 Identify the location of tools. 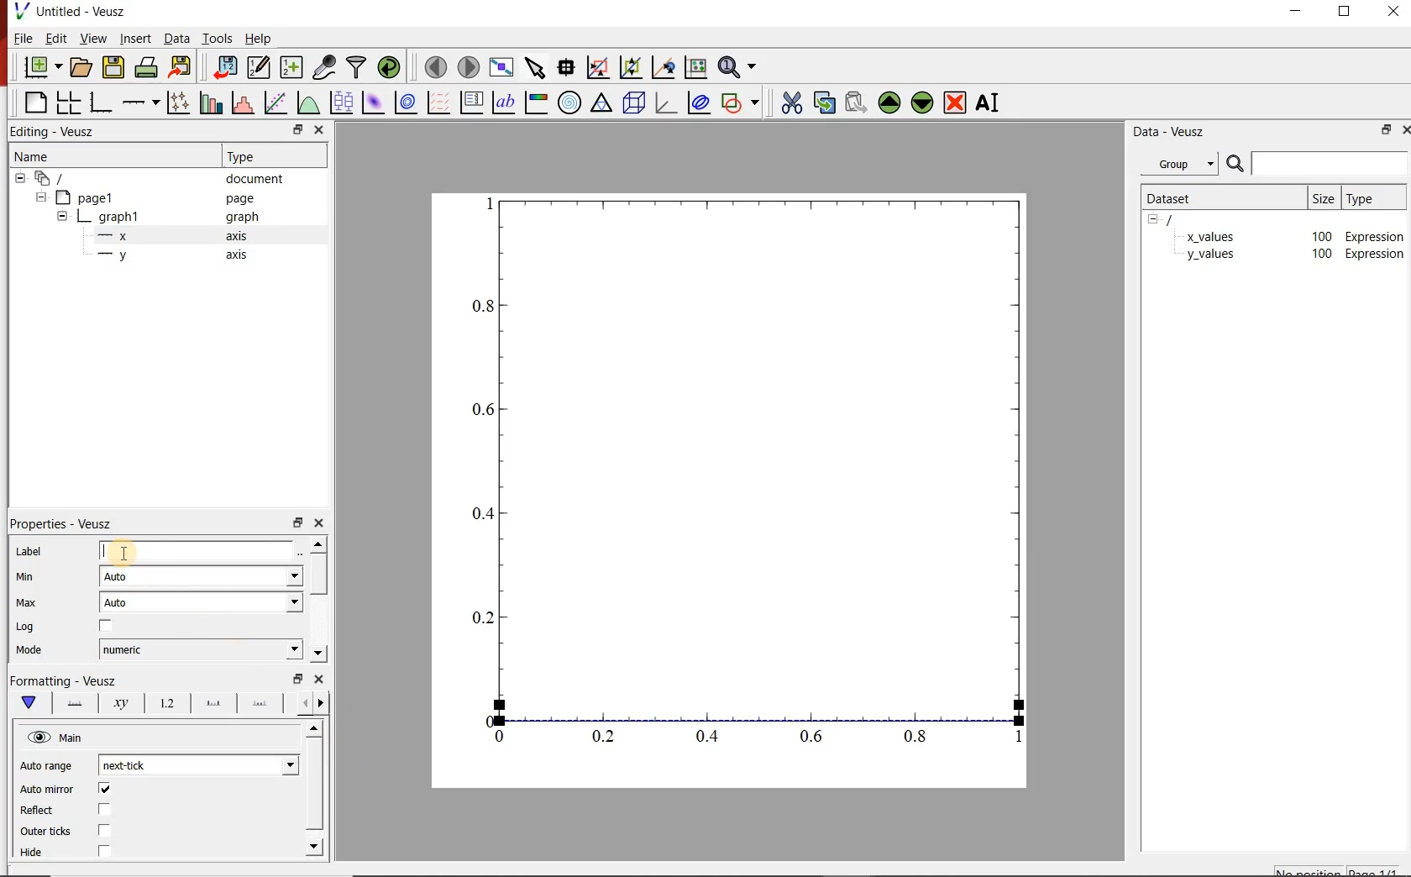
(219, 38).